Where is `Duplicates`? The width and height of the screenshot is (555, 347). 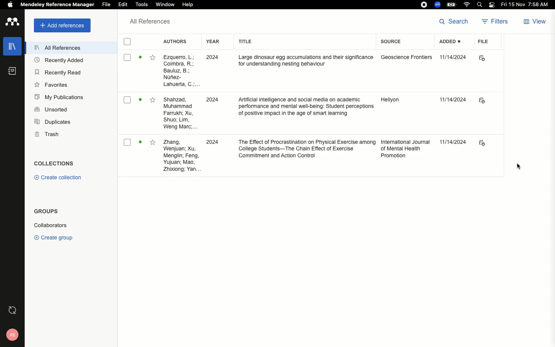
Duplicates is located at coordinates (52, 123).